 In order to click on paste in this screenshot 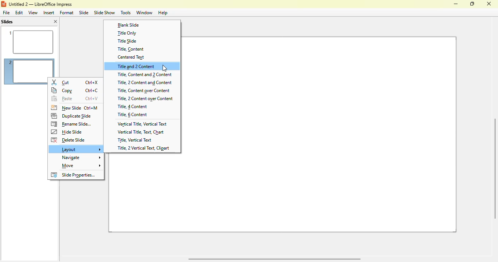, I will do `click(62, 99)`.